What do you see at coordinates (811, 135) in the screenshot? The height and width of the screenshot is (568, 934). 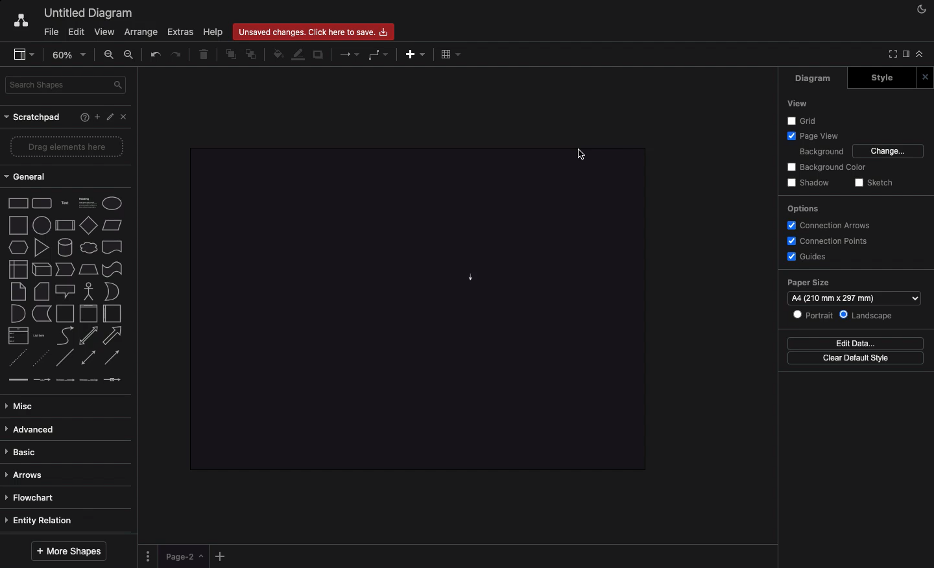 I see `Page view` at bounding box center [811, 135].